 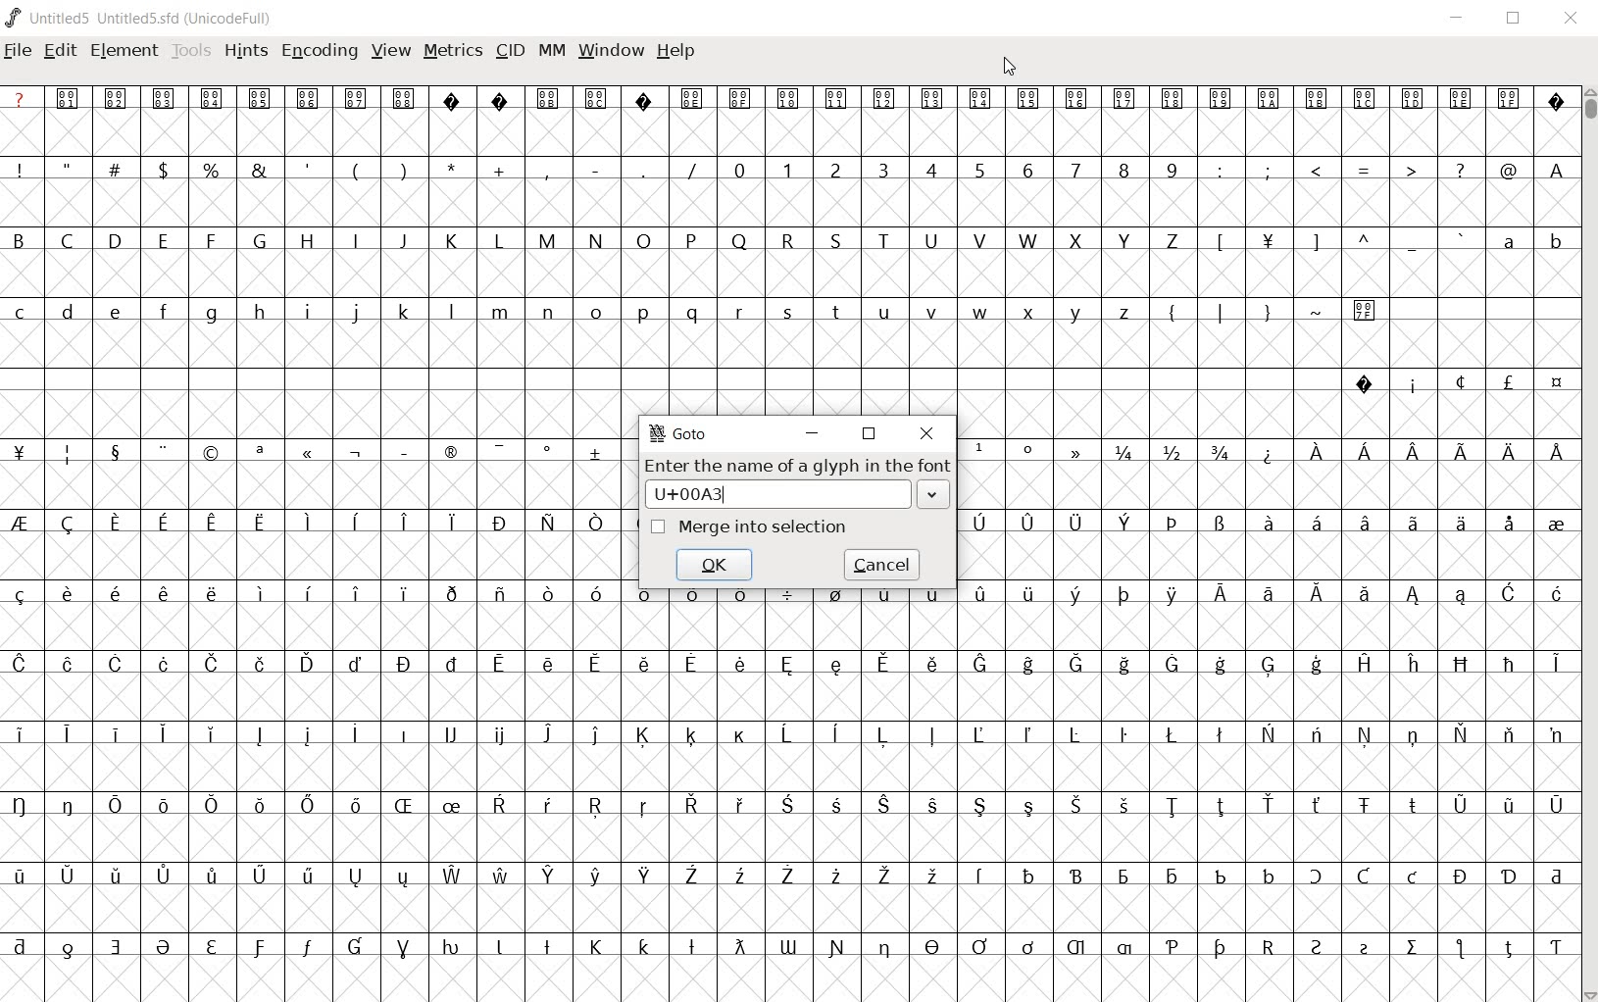 I want to click on Symbol, so click(x=1124, y=877).